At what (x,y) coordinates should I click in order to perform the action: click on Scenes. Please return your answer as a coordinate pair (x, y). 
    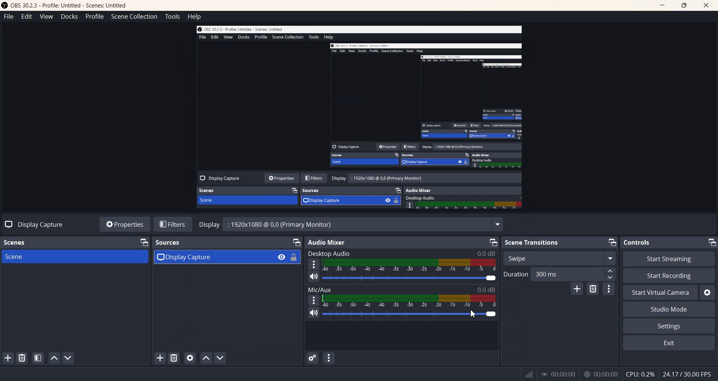
    Looking at the image, I should click on (18, 242).